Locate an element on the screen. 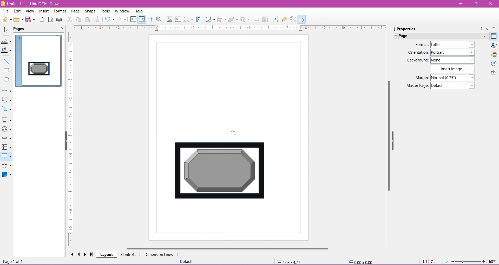  File is located at coordinates (5, 11).